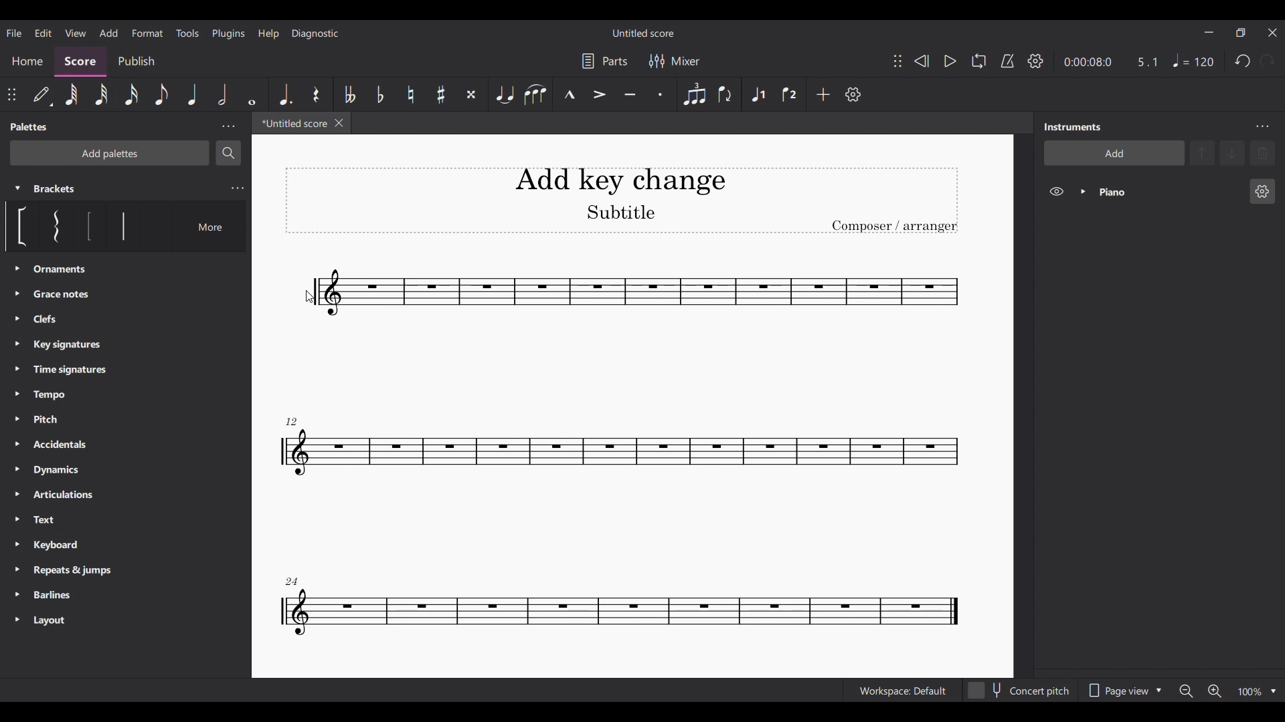 The height and width of the screenshot is (722, 1285). Describe the element at coordinates (339, 123) in the screenshot. I see `Close tab` at that location.